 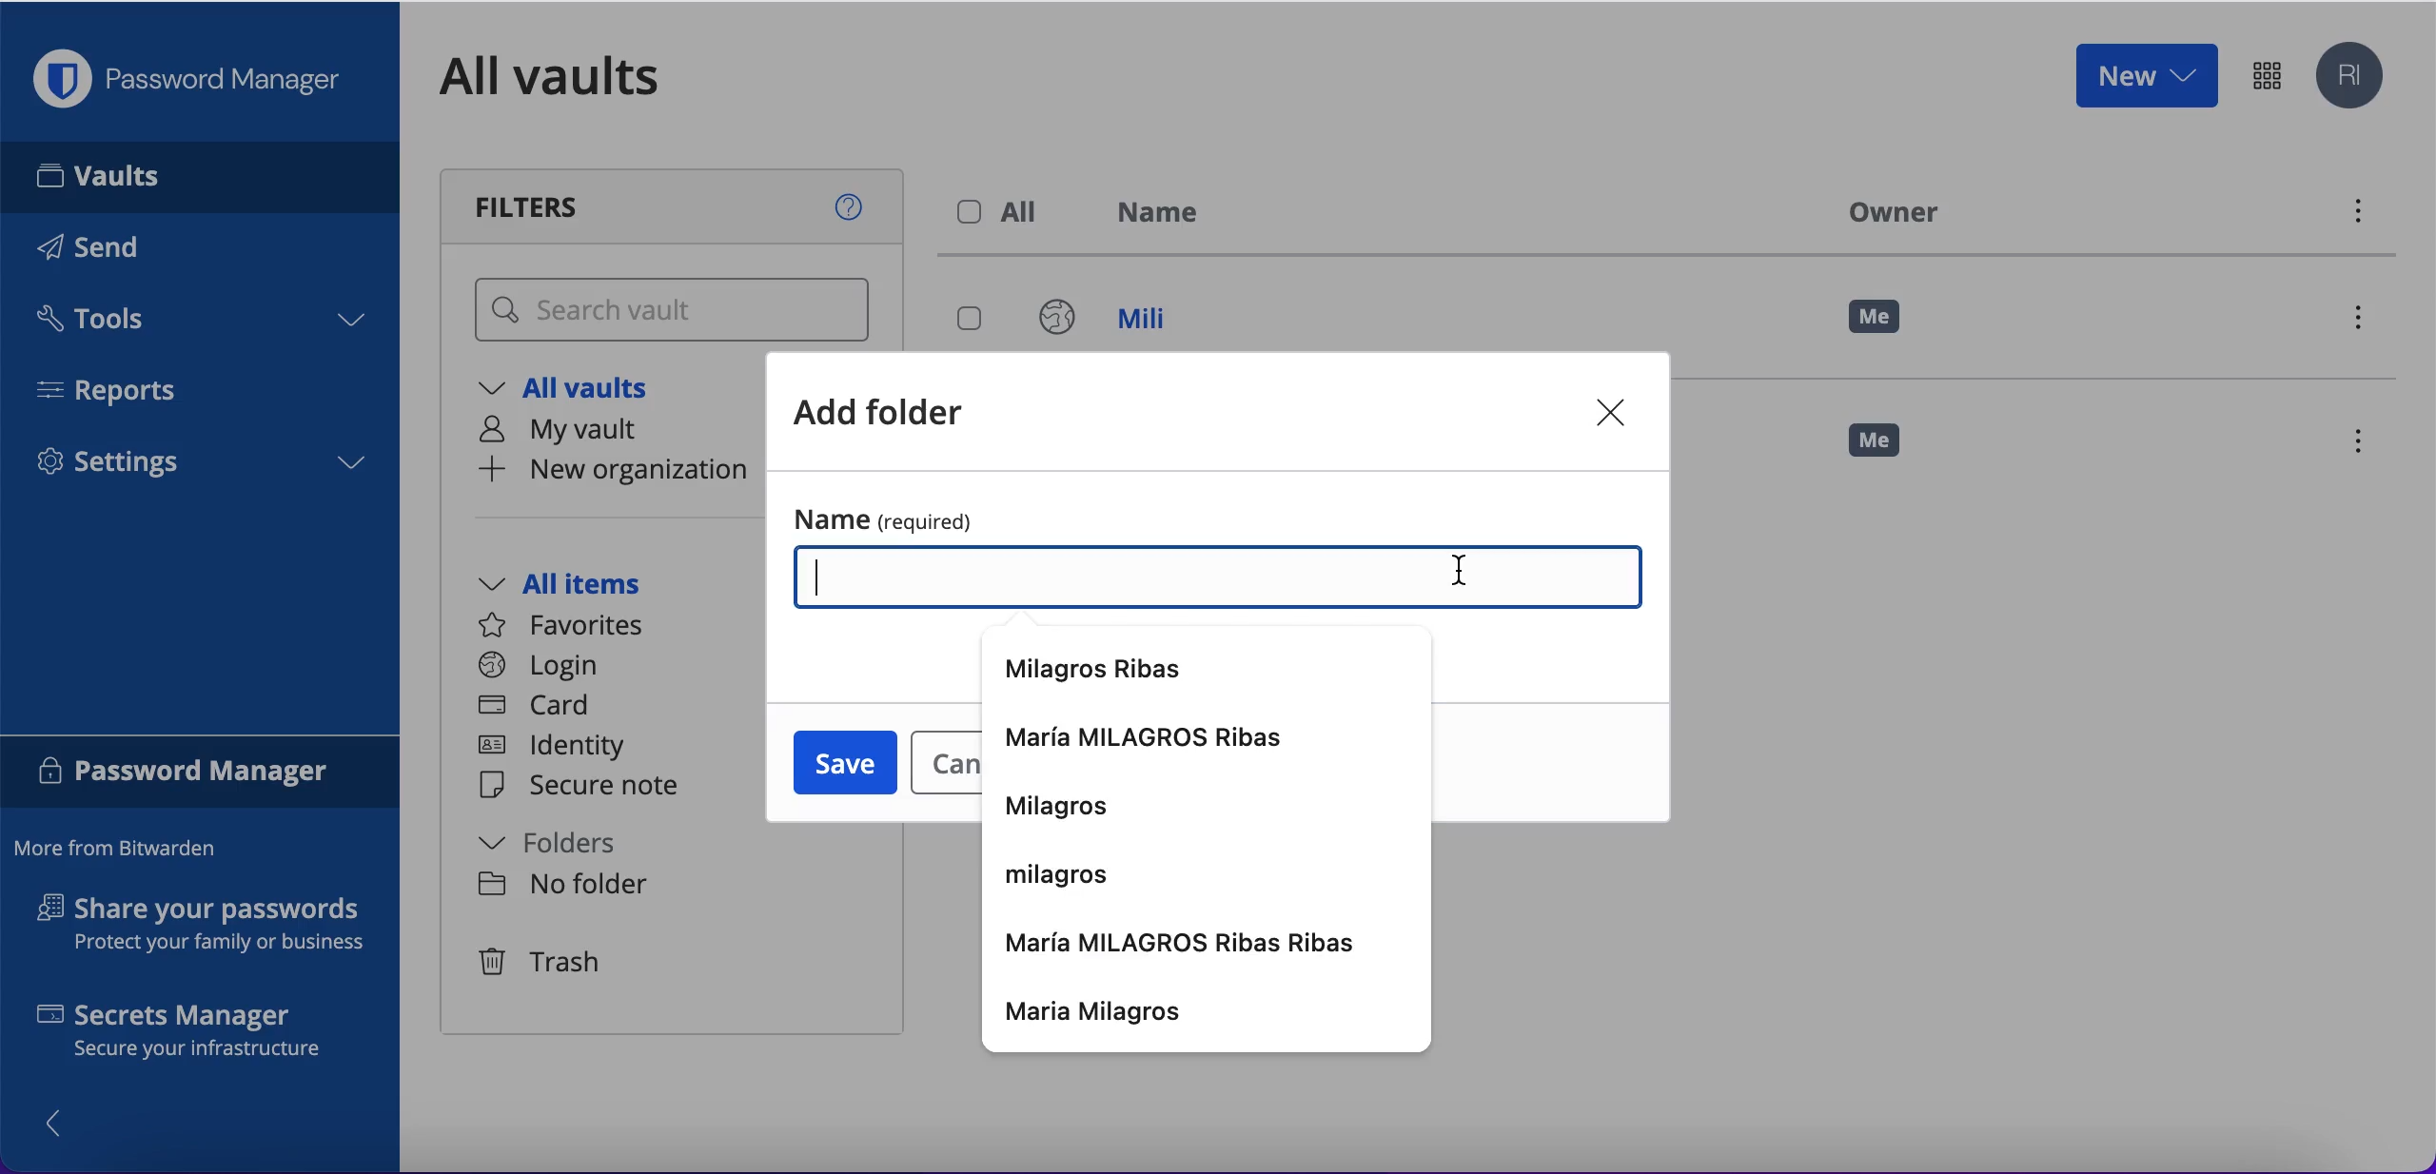 What do you see at coordinates (1876, 318) in the screenshot?
I see `me` at bounding box center [1876, 318].